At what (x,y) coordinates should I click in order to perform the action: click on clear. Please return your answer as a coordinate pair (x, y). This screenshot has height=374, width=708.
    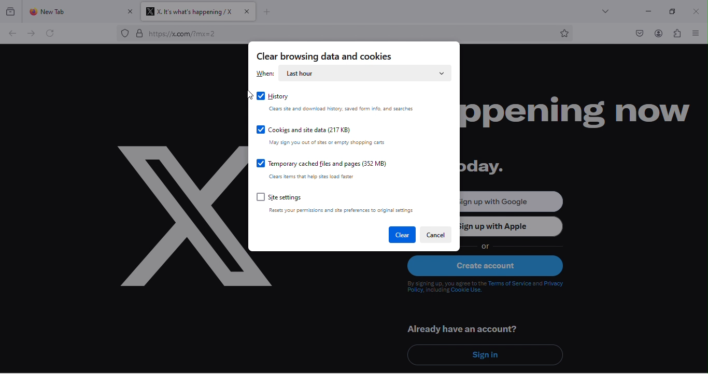
    Looking at the image, I should click on (401, 235).